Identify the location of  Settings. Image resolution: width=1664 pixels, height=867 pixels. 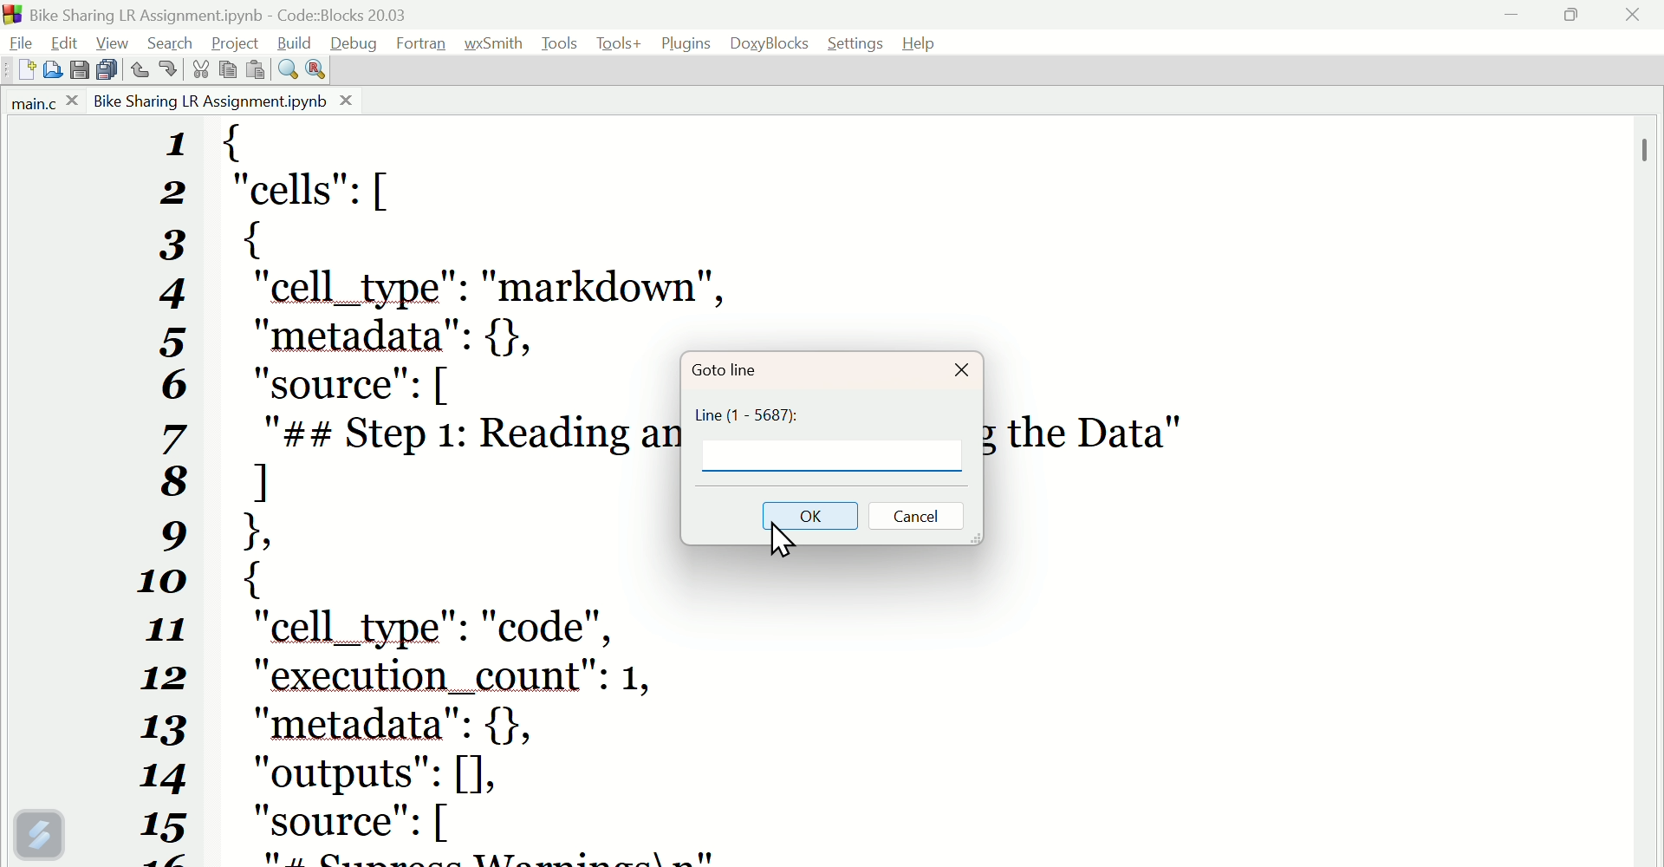
(858, 44).